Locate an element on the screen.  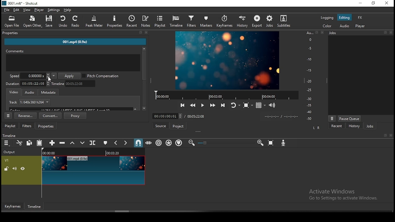
timeline settings is located at coordinates (8, 115).